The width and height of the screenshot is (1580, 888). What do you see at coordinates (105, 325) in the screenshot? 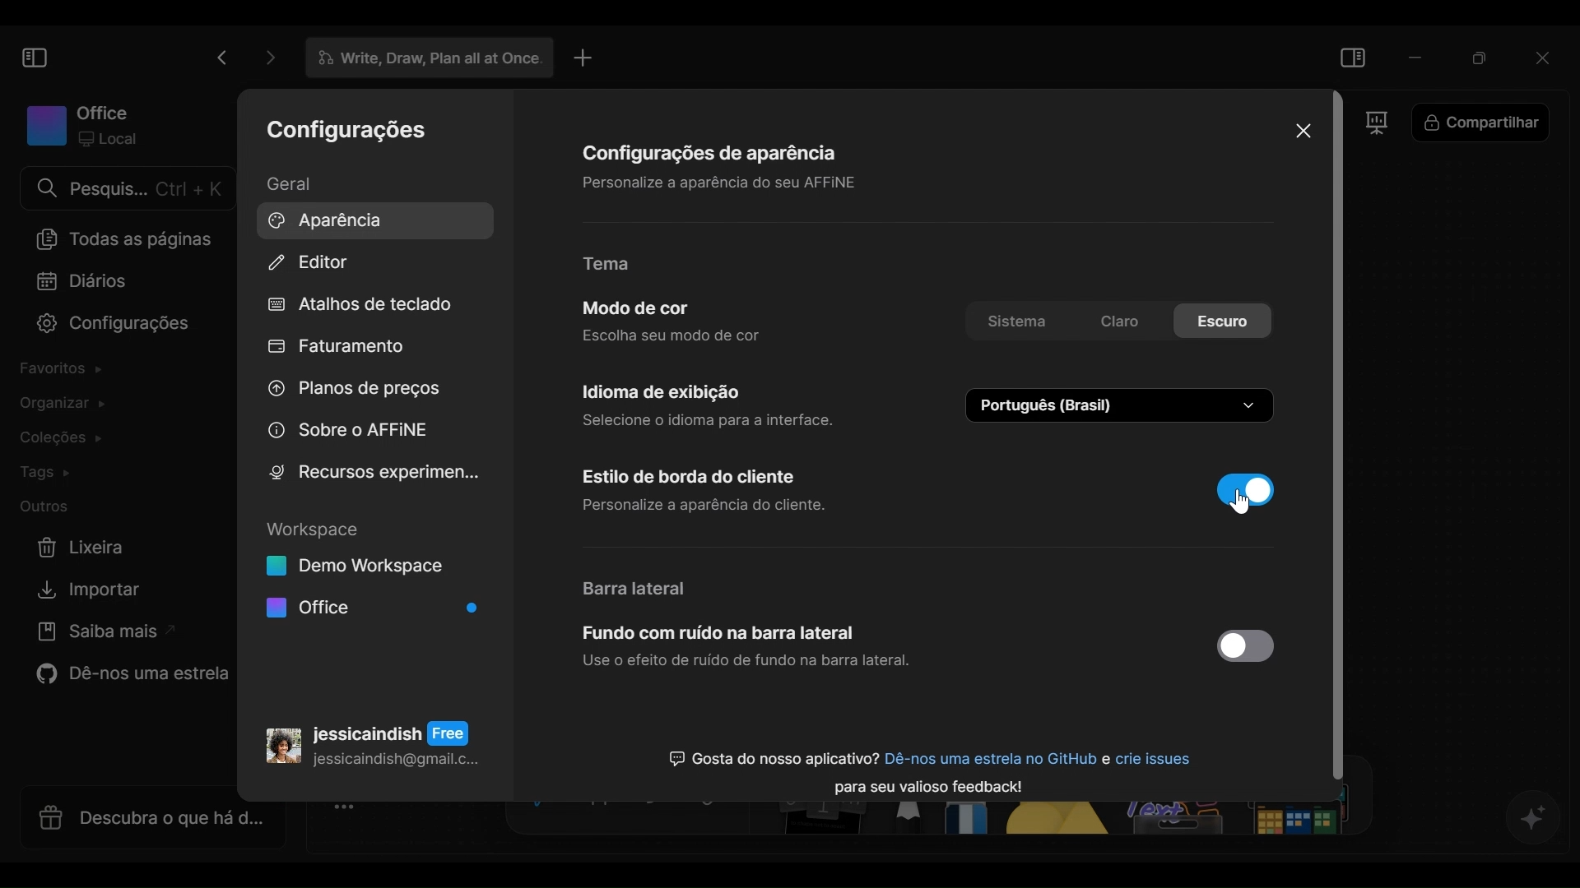
I see `Settings` at bounding box center [105, 325].